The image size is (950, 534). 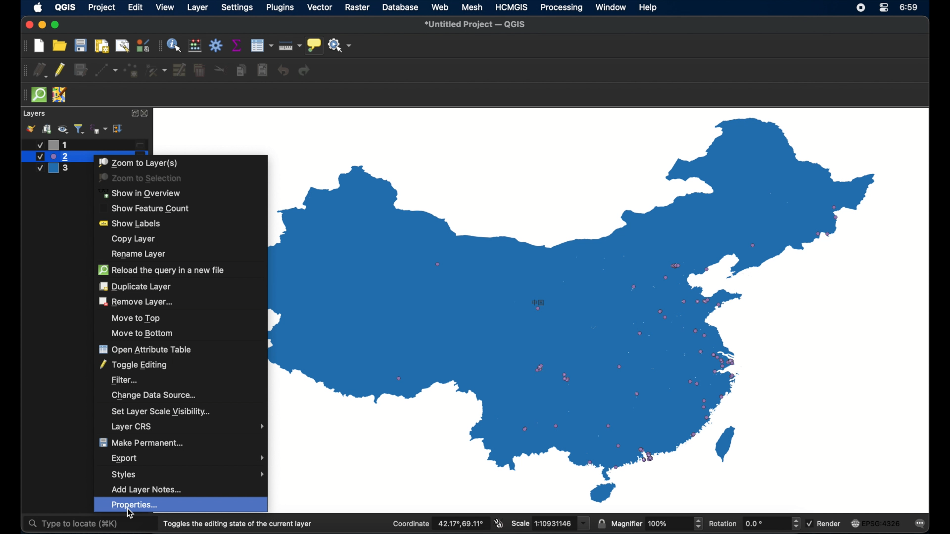 What do you see at coordinates (221, 69) in the screenshot?
I see `cut` at bounding box center [221, 69].